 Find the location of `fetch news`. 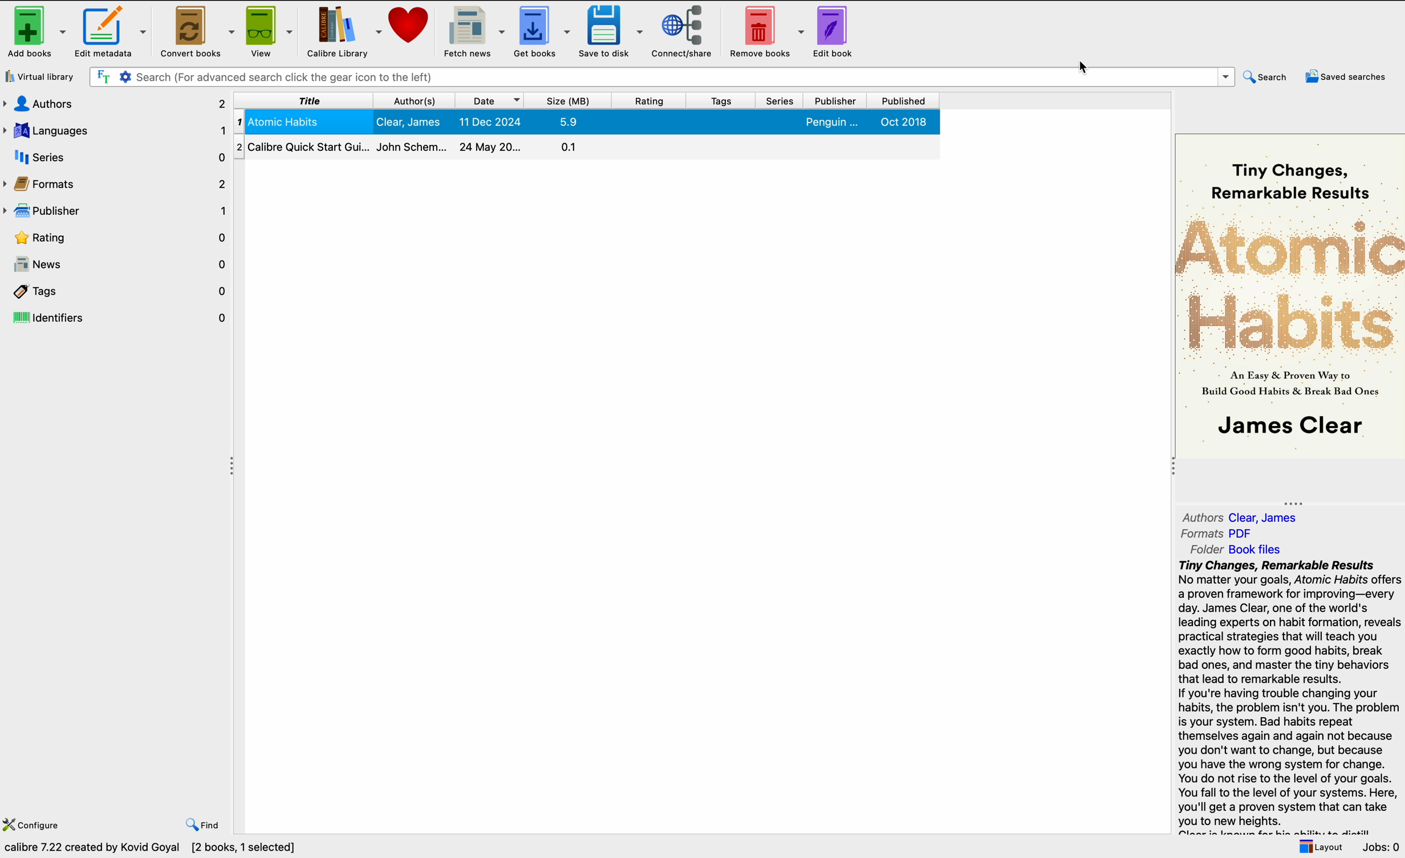

fetch news is located at coordinates (477, 31).